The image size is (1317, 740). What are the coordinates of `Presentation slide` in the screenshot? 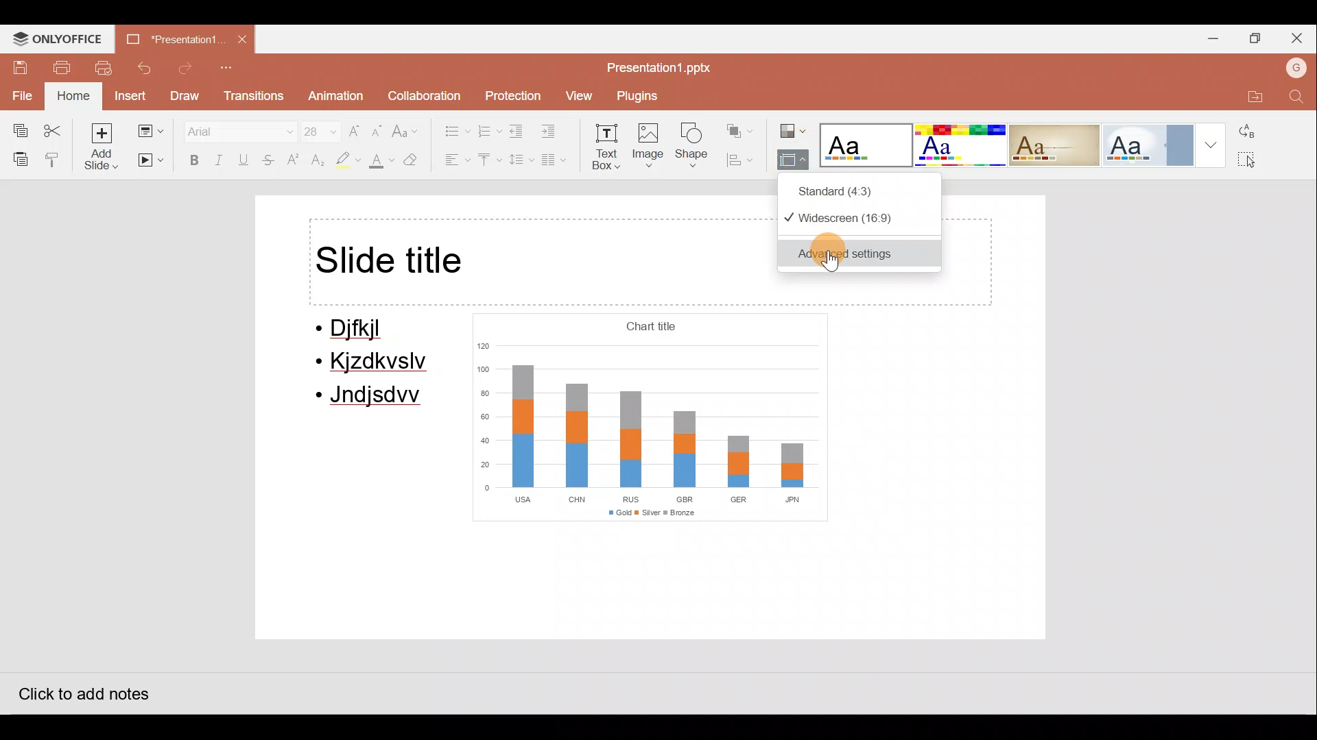 It's located at (650, 457).